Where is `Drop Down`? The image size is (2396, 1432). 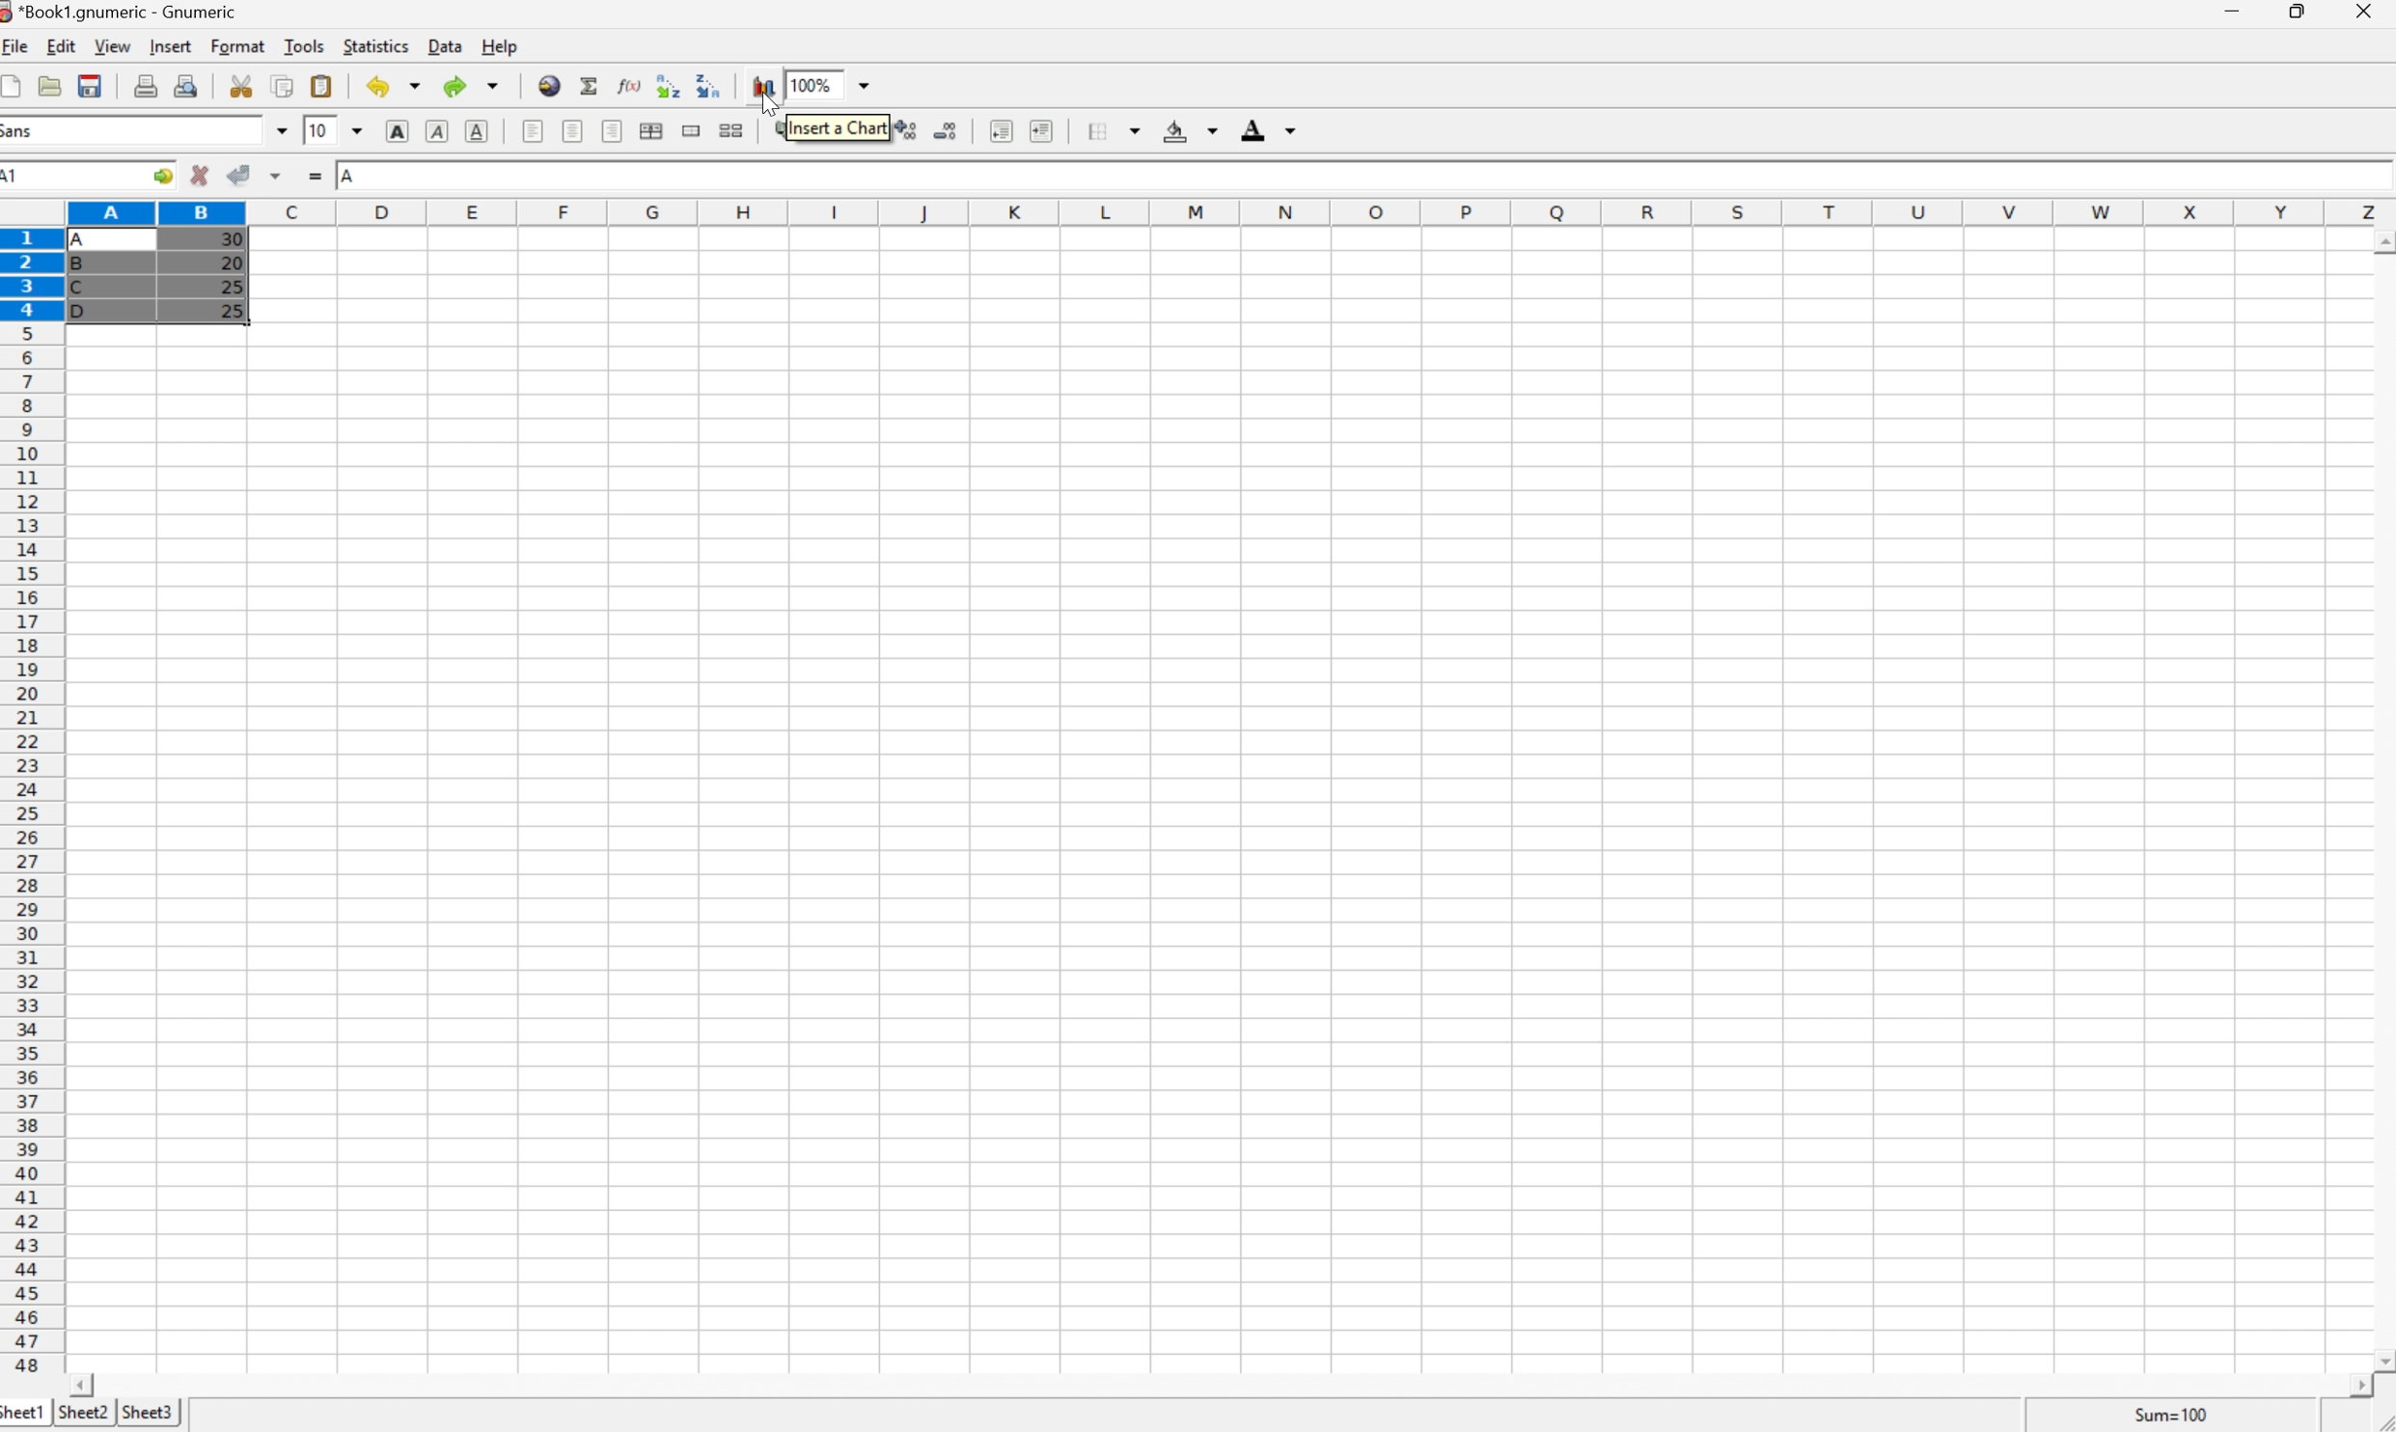 Drop Down is located at coordinates (358, 129).